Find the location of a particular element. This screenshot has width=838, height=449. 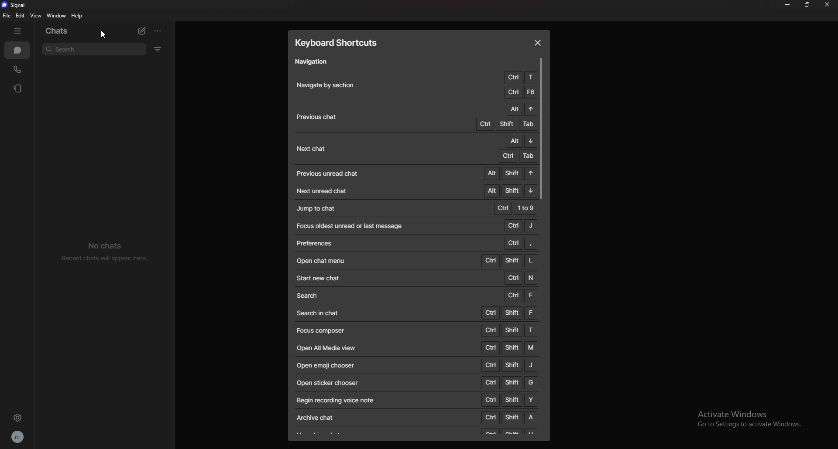

new chat is located at coordinates (142, 31).